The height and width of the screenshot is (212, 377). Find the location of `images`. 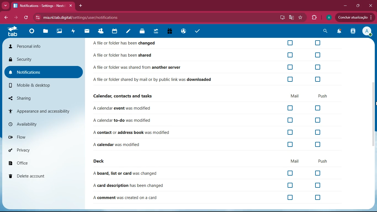

images is located at coordinates (59, 31).